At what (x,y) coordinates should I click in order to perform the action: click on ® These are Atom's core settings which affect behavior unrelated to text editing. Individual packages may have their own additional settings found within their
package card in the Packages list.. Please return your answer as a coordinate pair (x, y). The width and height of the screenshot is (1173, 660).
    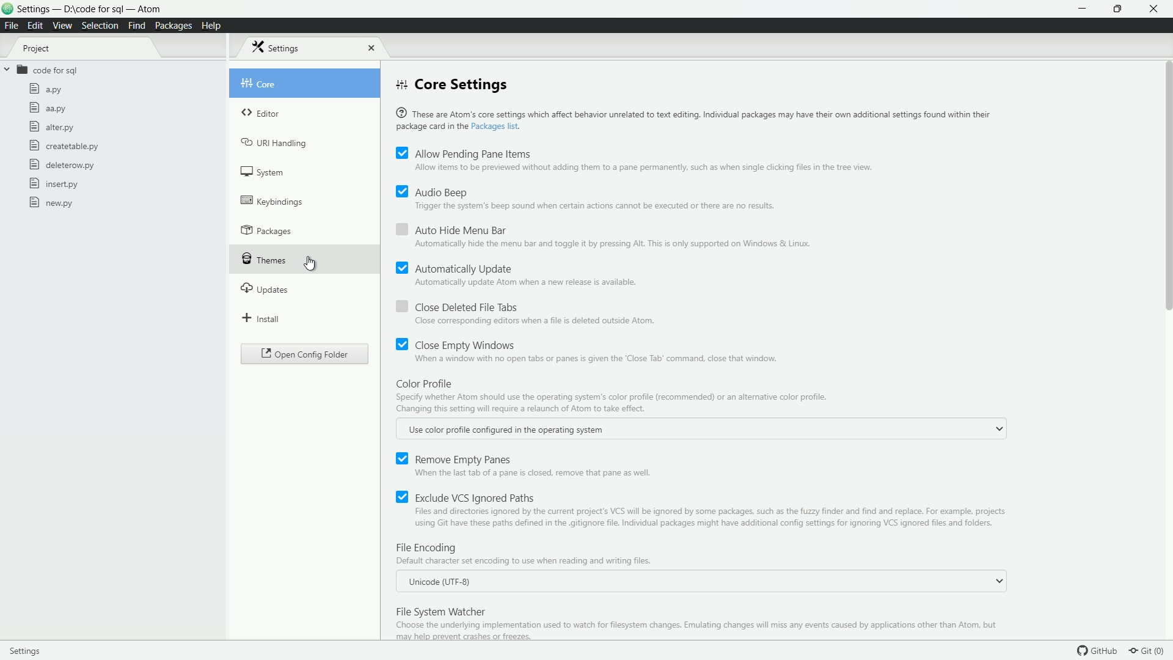
    Looking at the image, I should click on (694, 119).